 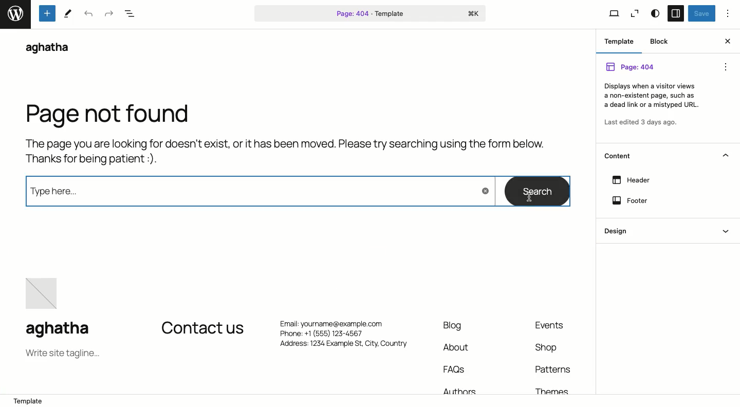 What do you see at coordinates (44, 294) in the screenshot?
I see `image placeholder` at bounding box center [44, 294].